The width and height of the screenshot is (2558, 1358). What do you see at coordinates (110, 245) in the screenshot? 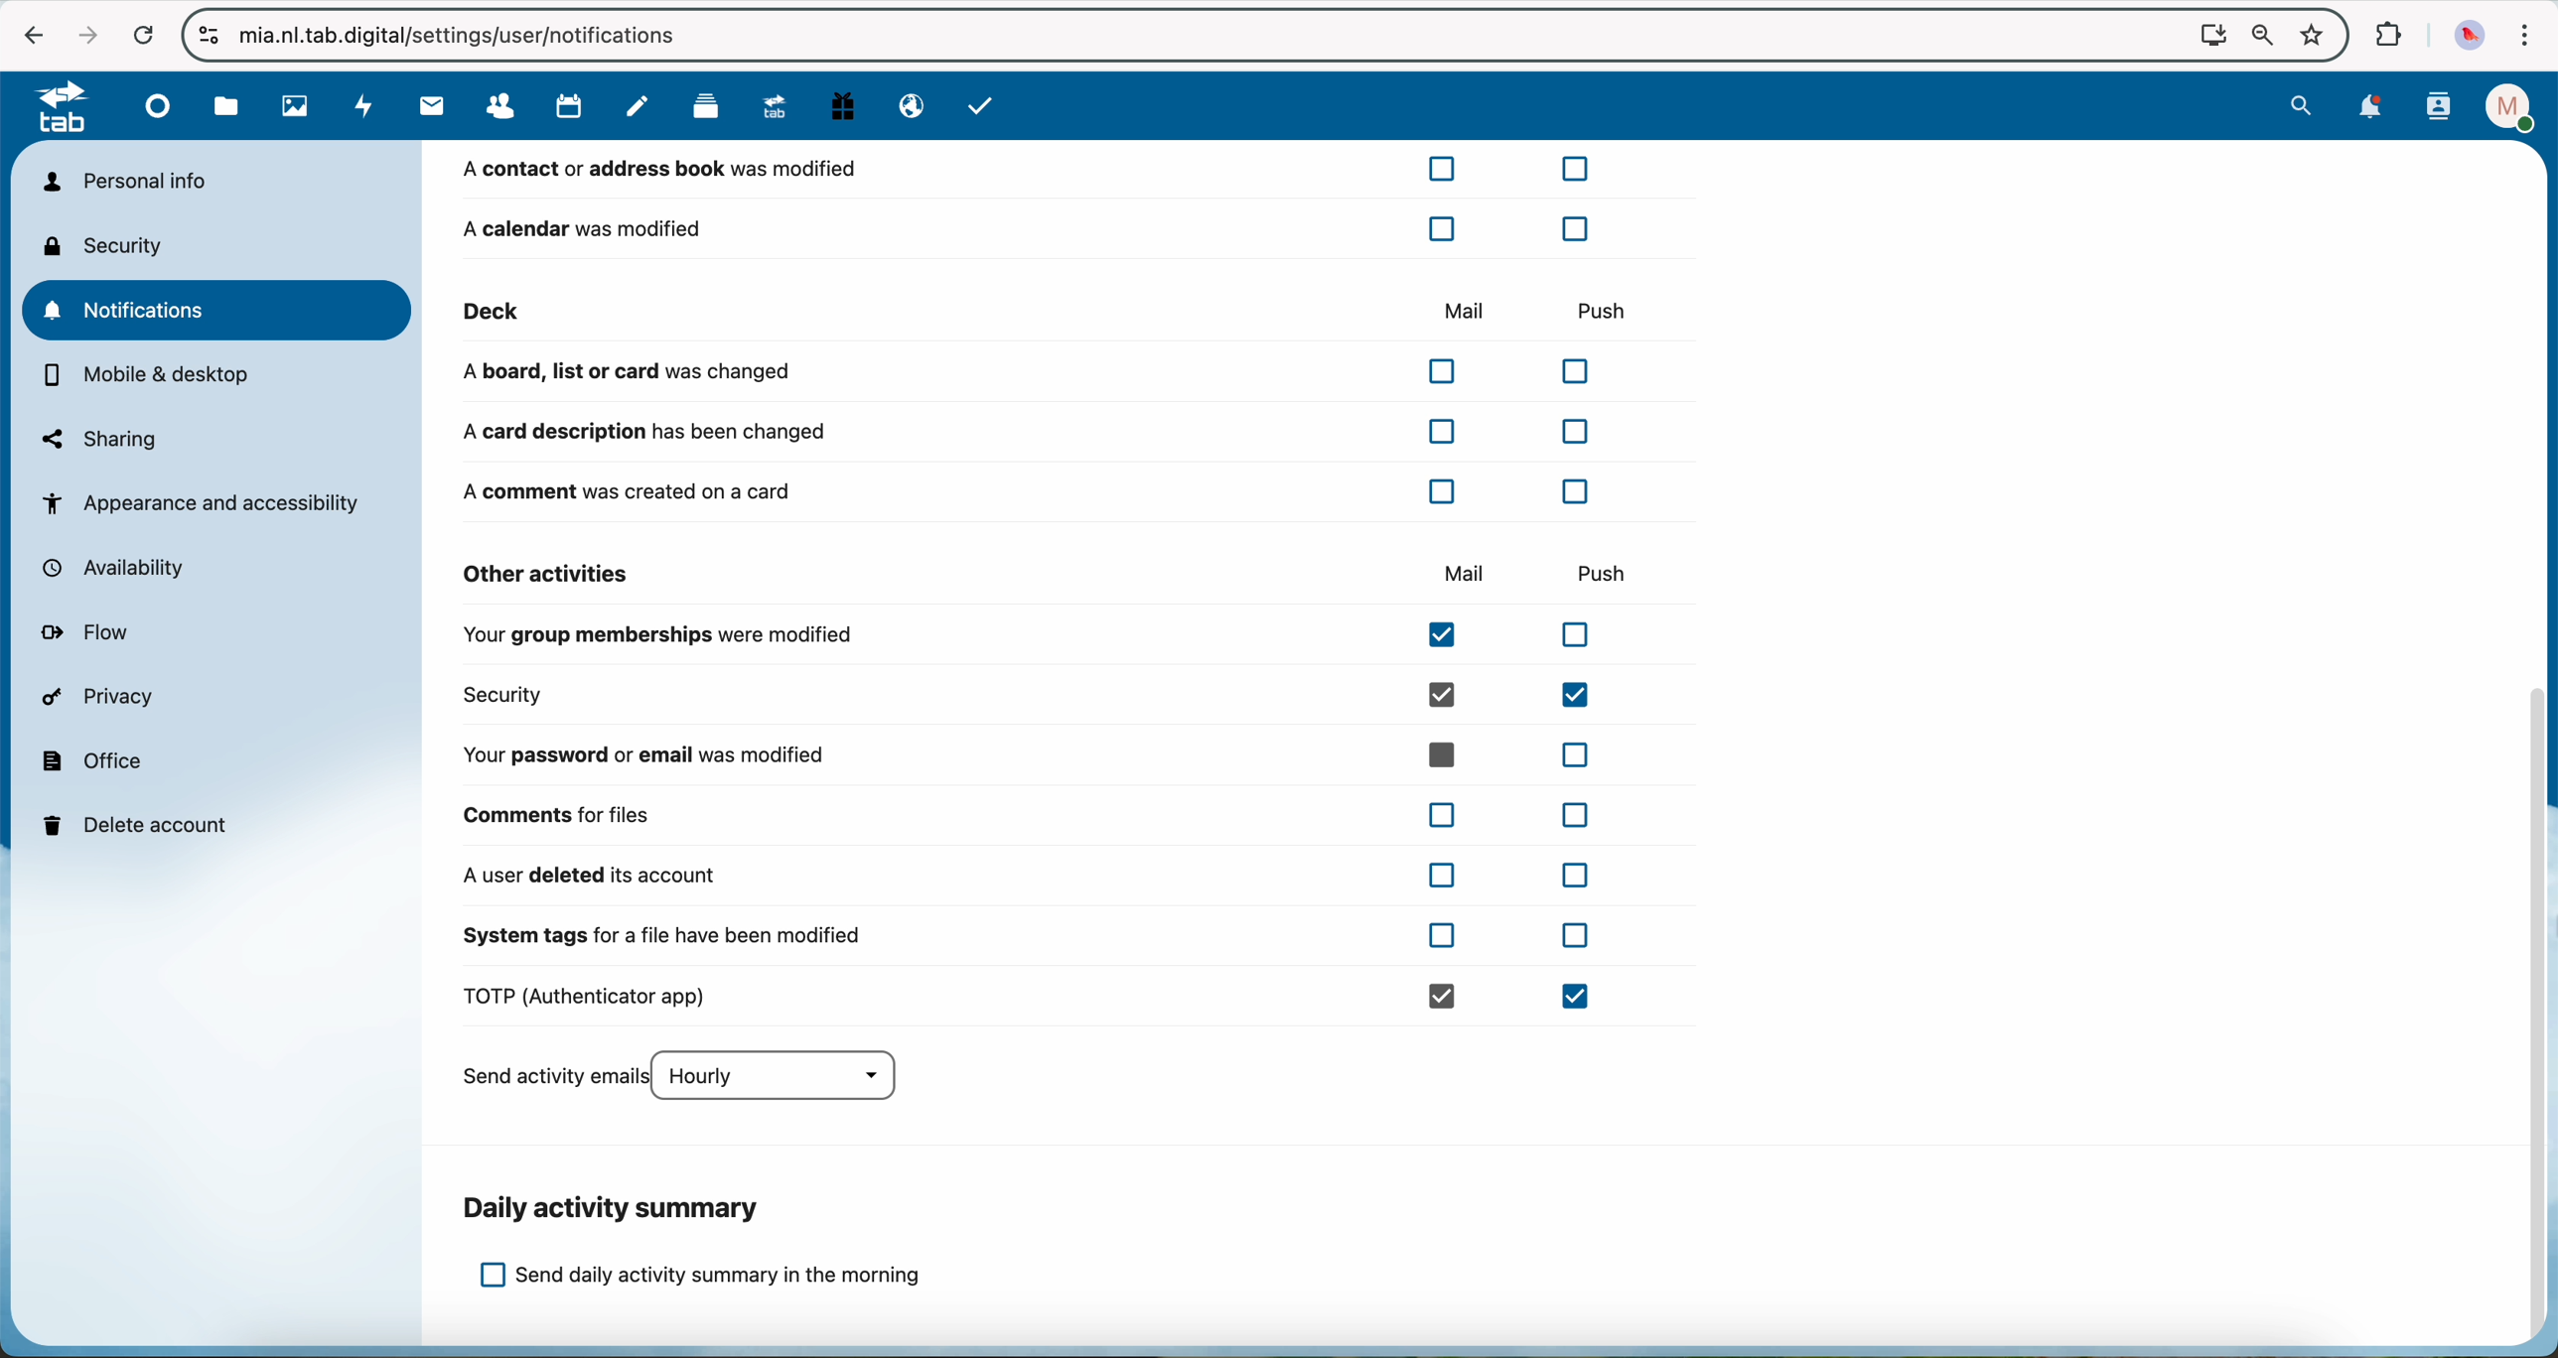
I see `security` at bounding box center [110, 245].